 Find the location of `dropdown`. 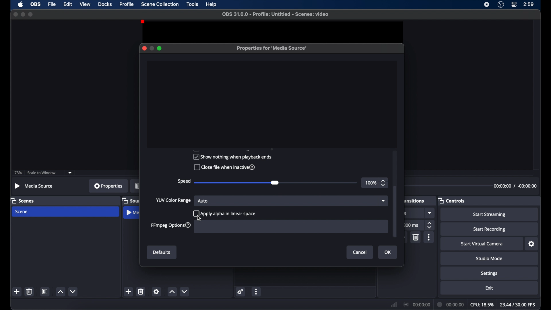

dropdown is located at coordinates (384, 201).